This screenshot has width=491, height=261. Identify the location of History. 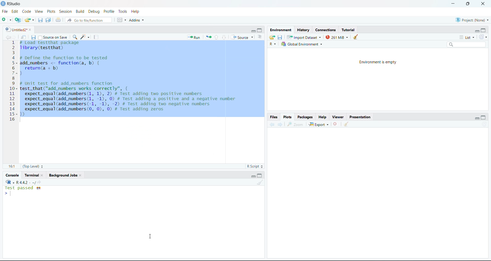
(303, 30).